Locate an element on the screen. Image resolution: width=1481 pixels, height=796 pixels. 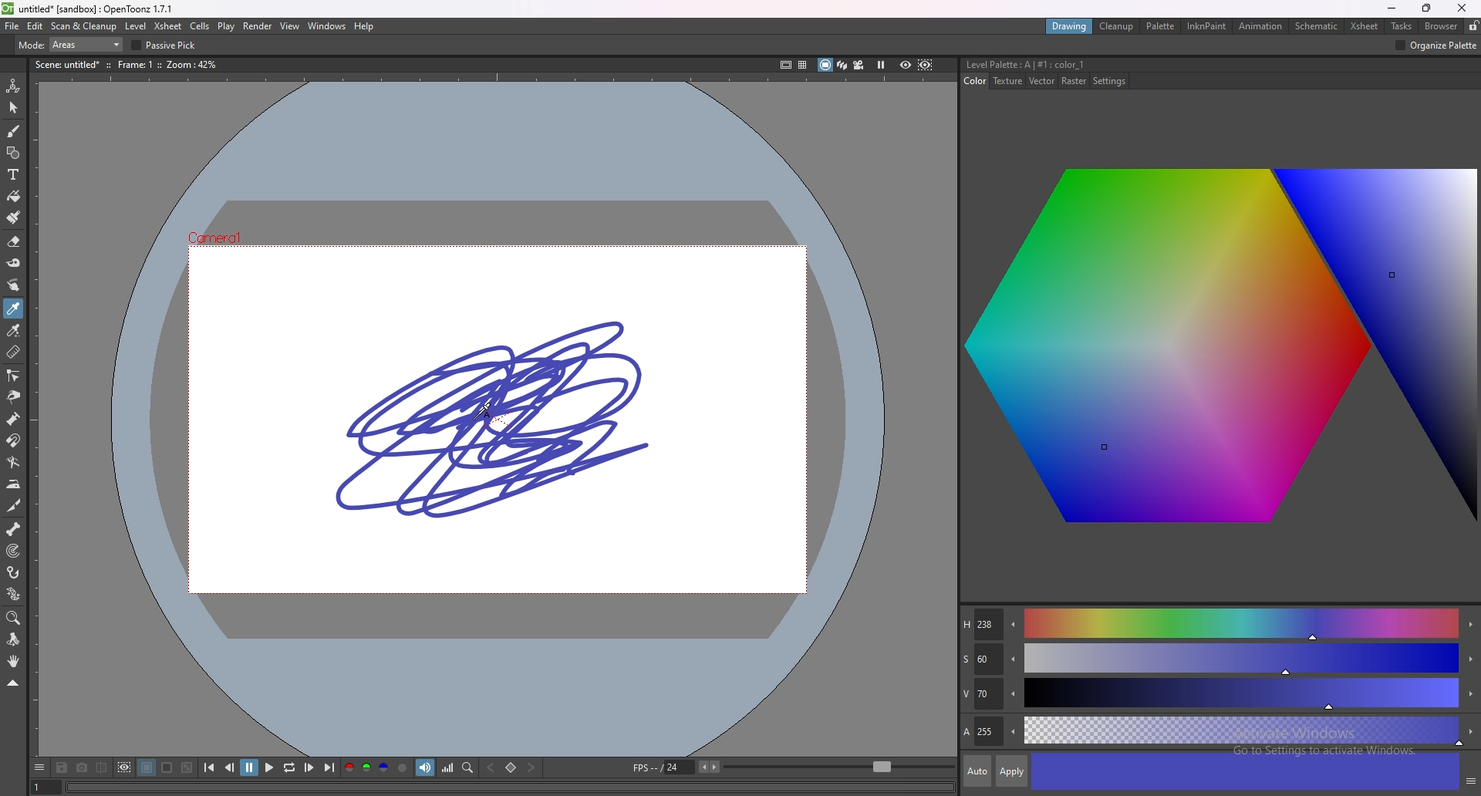
rotate tool is located at coordinates (13, 640).